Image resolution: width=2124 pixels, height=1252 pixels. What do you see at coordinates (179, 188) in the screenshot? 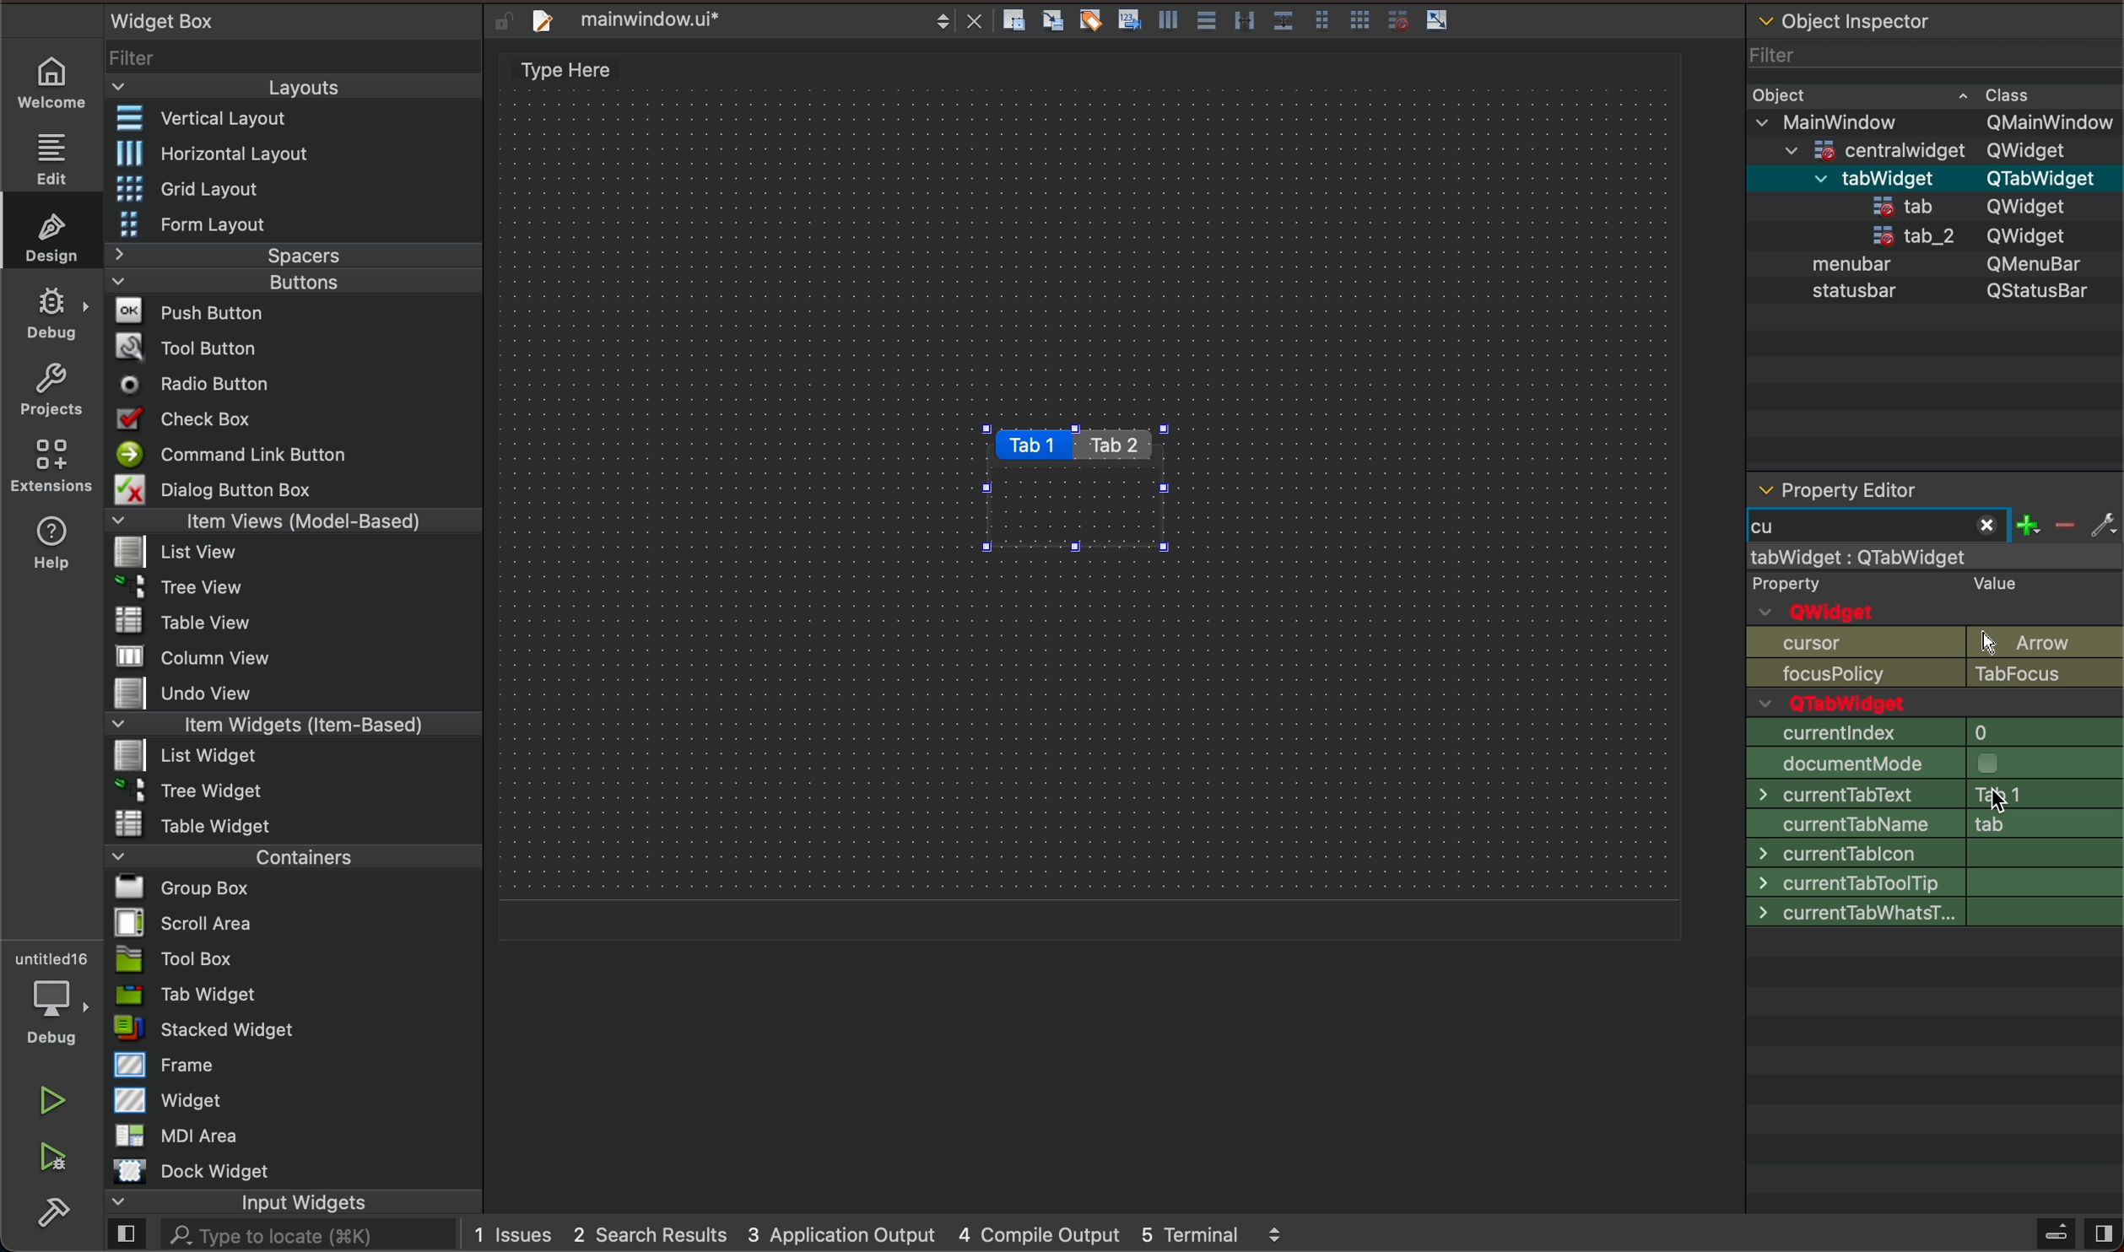
I see ` Grid Layout` at bounding box center [179, 188].